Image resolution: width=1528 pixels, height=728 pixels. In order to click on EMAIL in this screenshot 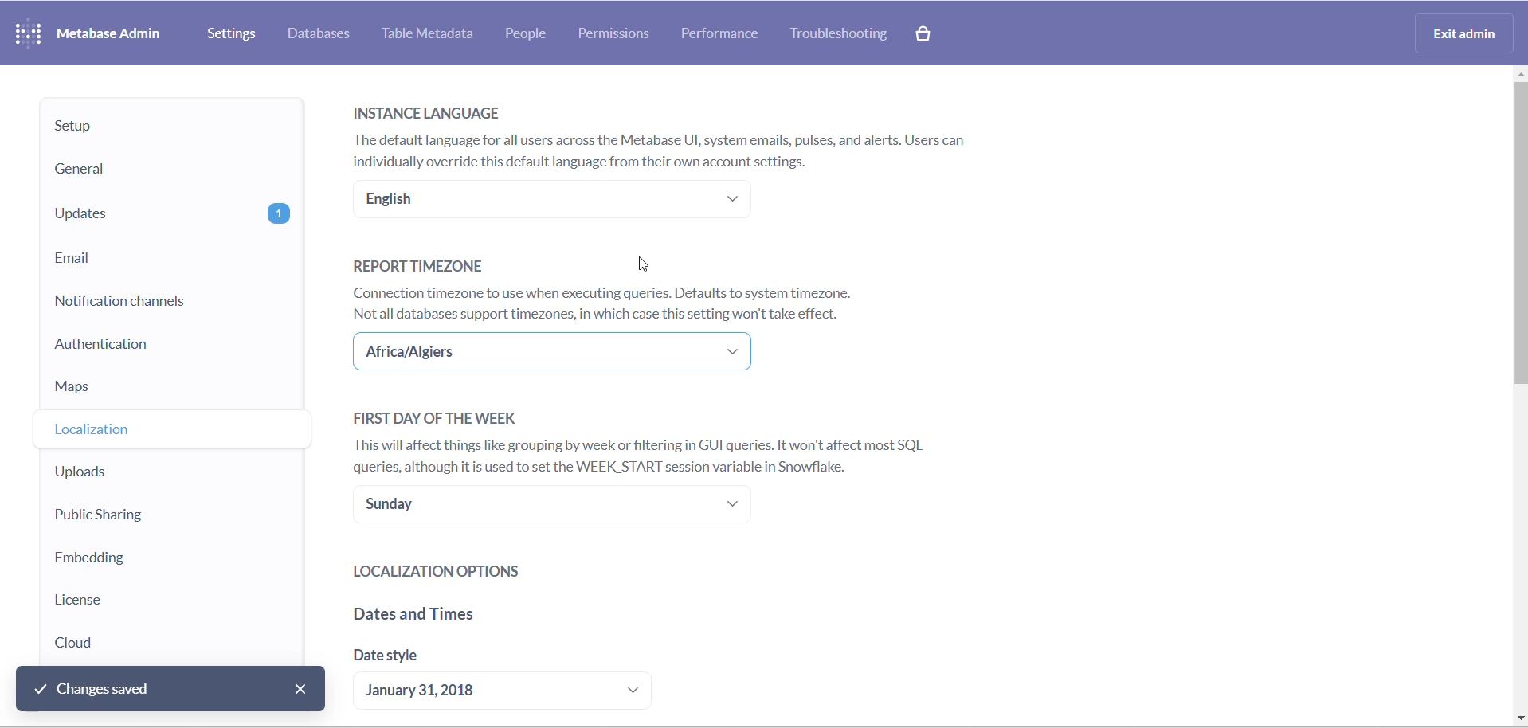, I will do `click(172, 258)`.